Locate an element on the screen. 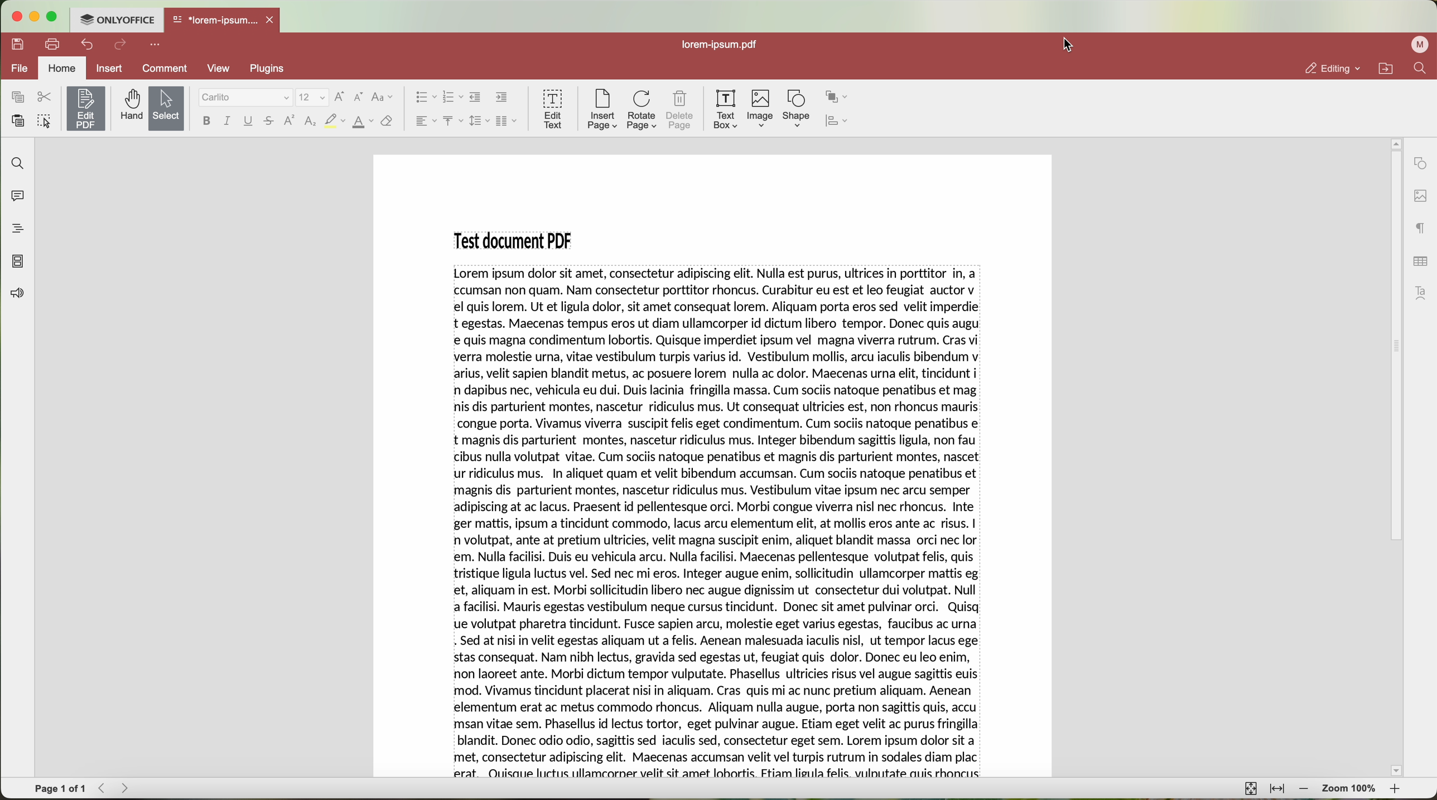  ONLYOFFICE is located at coordinates (119, 20).